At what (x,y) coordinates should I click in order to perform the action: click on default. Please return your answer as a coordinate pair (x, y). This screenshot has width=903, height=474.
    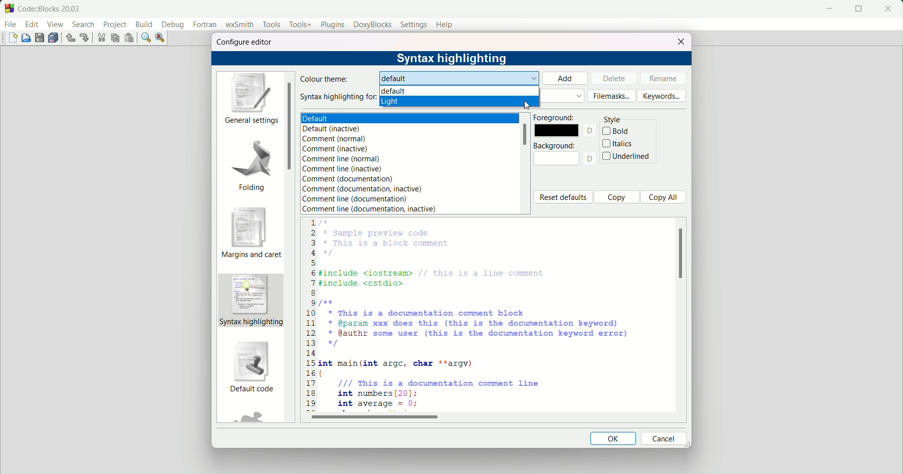
    Looking at the image, I should click on (460, 91).